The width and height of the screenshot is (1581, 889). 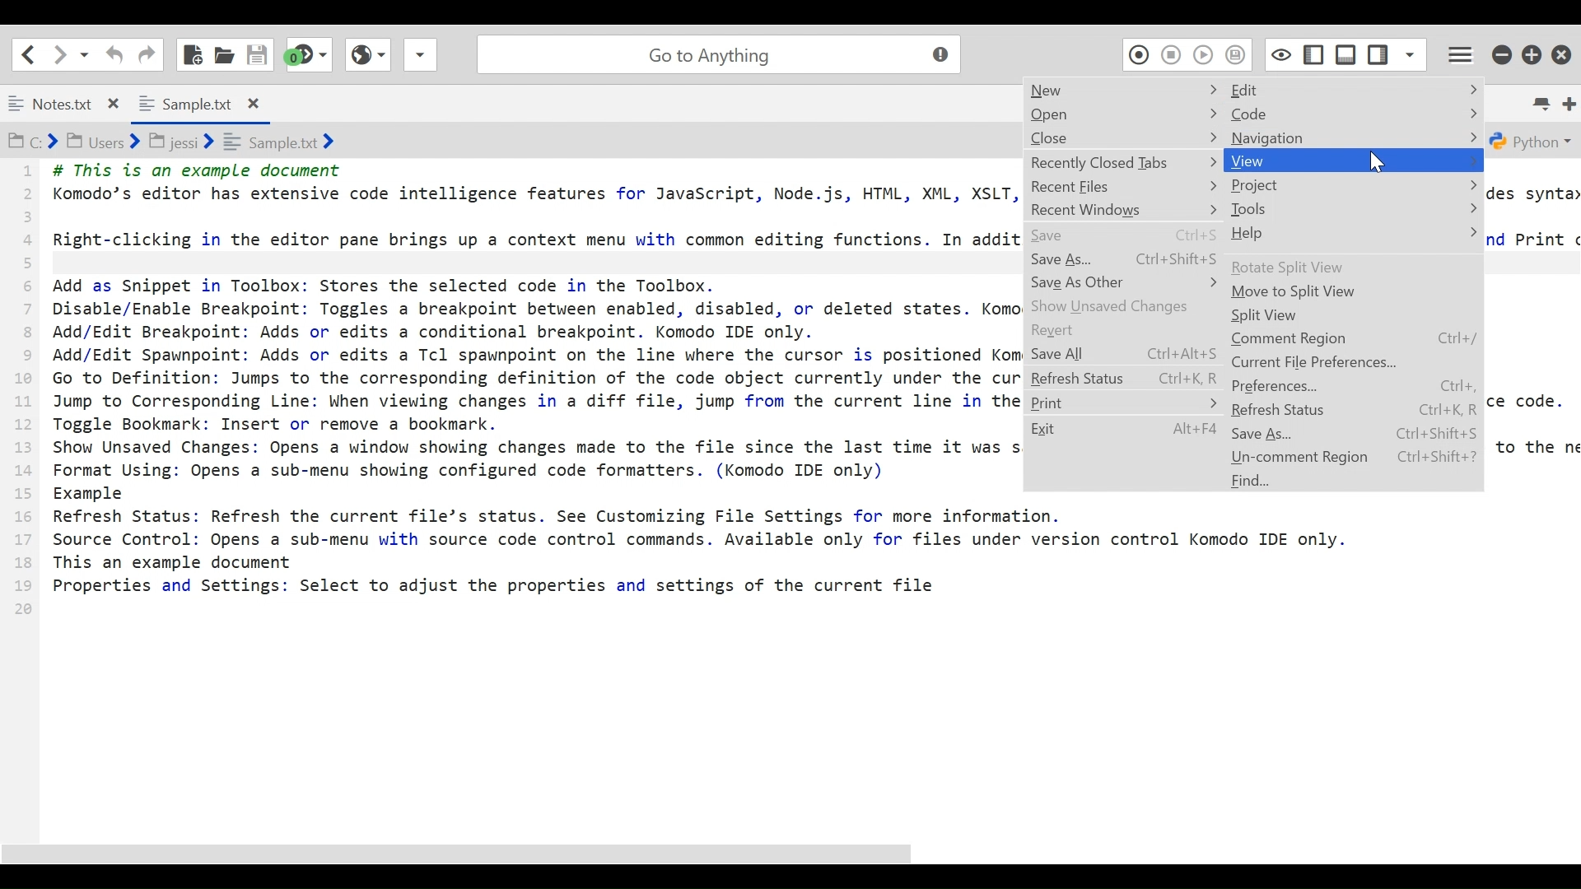 What do you see at coordinates (147, 54) in the screenshot?
I see `Redo` at bounding box center [147, 54].